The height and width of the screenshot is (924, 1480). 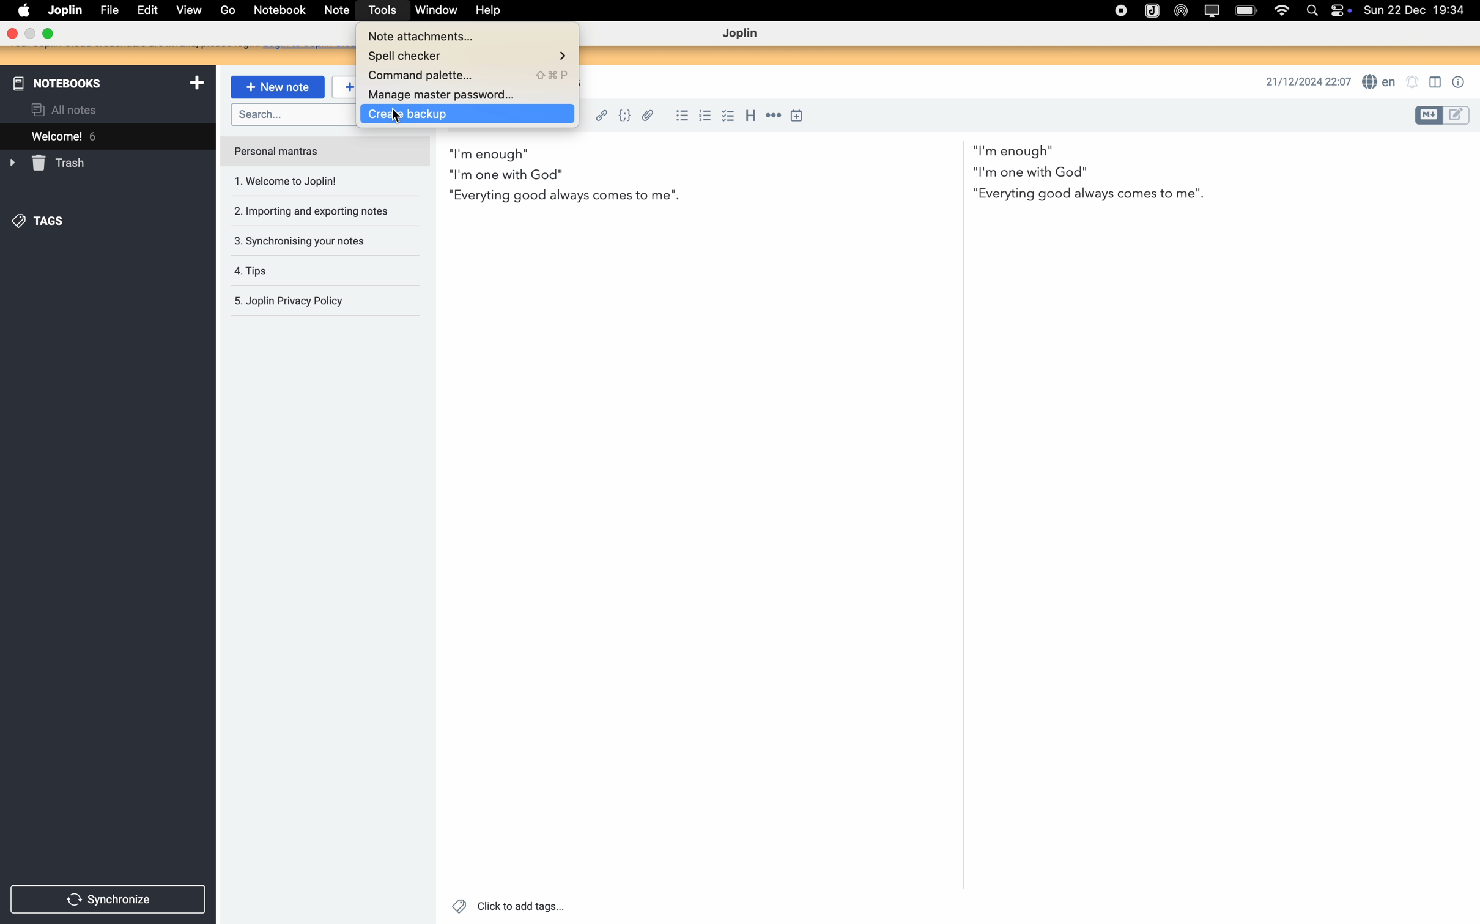 What do you see at coordinates (603, 117) in the screenshot?
I see `hyperlink` at bounding box center [603, 117].